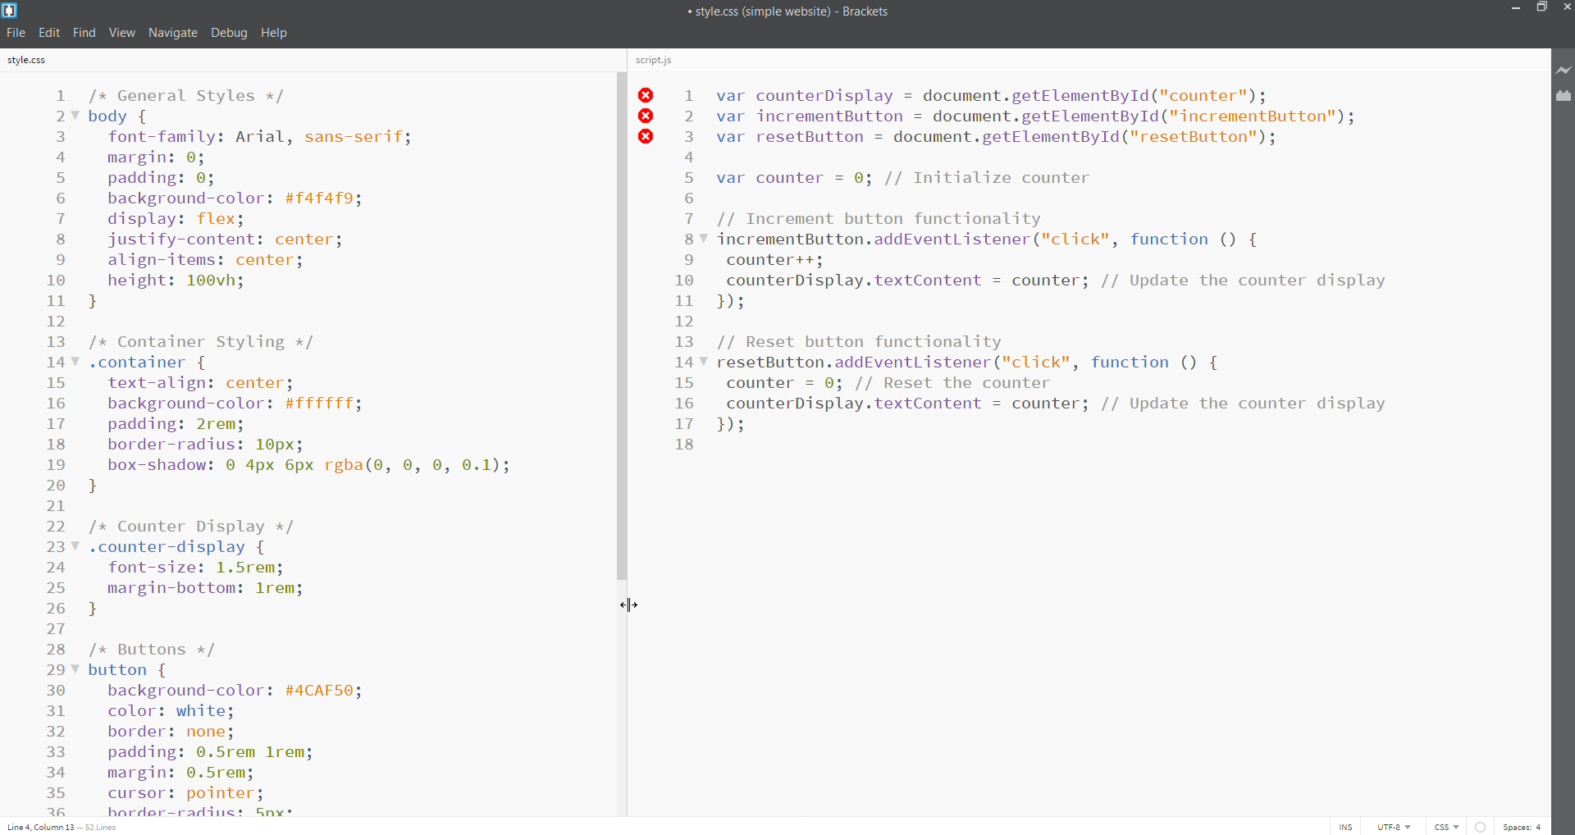  Describe the element at coordinates (1515, 9) in the screenshot. I see `minimize` at that location.